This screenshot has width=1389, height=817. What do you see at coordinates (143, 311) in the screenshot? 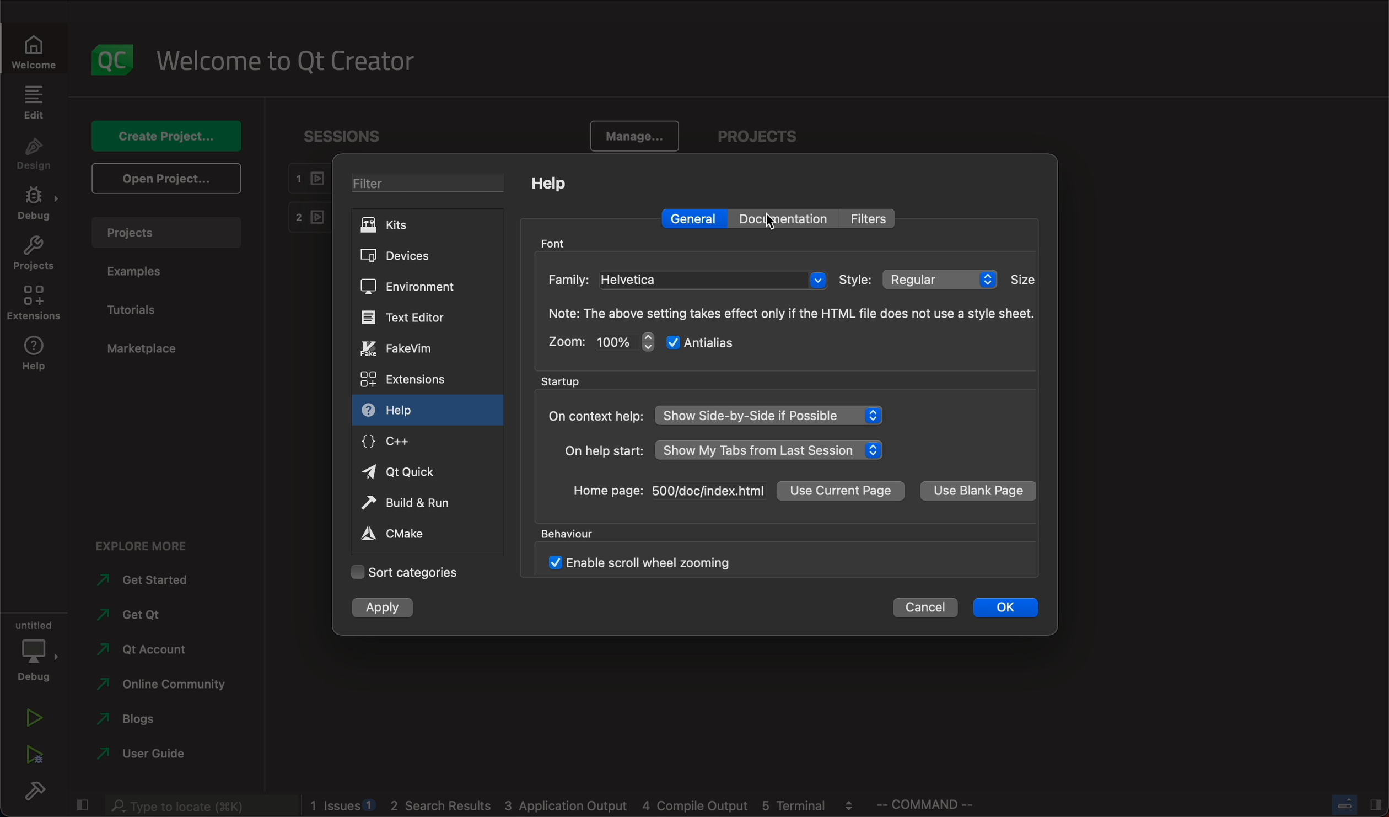
I see `tutorials` at bounding box center [143, 311].